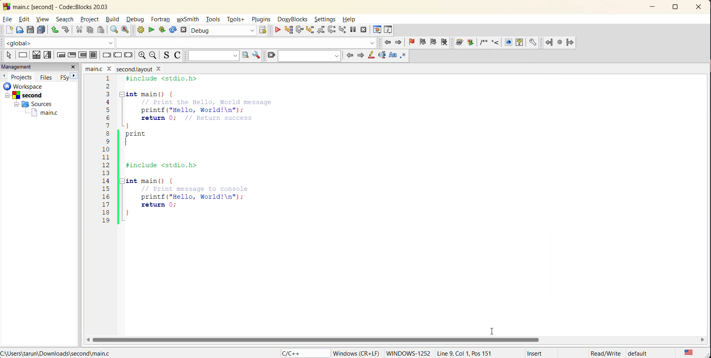 Image resolution: width=711 pixels, height=358 pixels. I want to click on close, so click(161, 70).